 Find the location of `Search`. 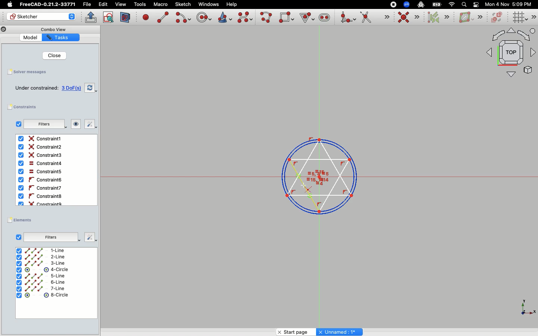

Search is located at coordinates (464, 4).